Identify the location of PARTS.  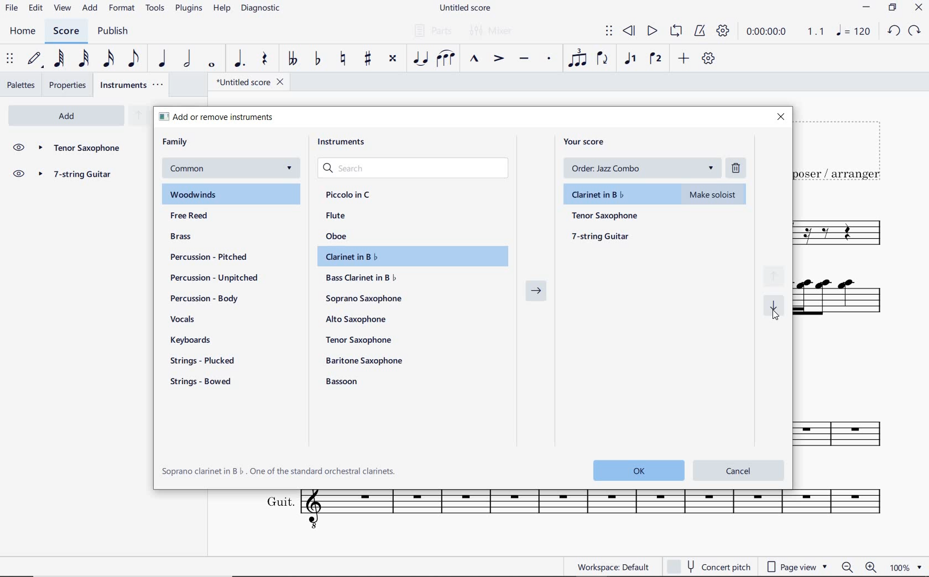
(431, 29).